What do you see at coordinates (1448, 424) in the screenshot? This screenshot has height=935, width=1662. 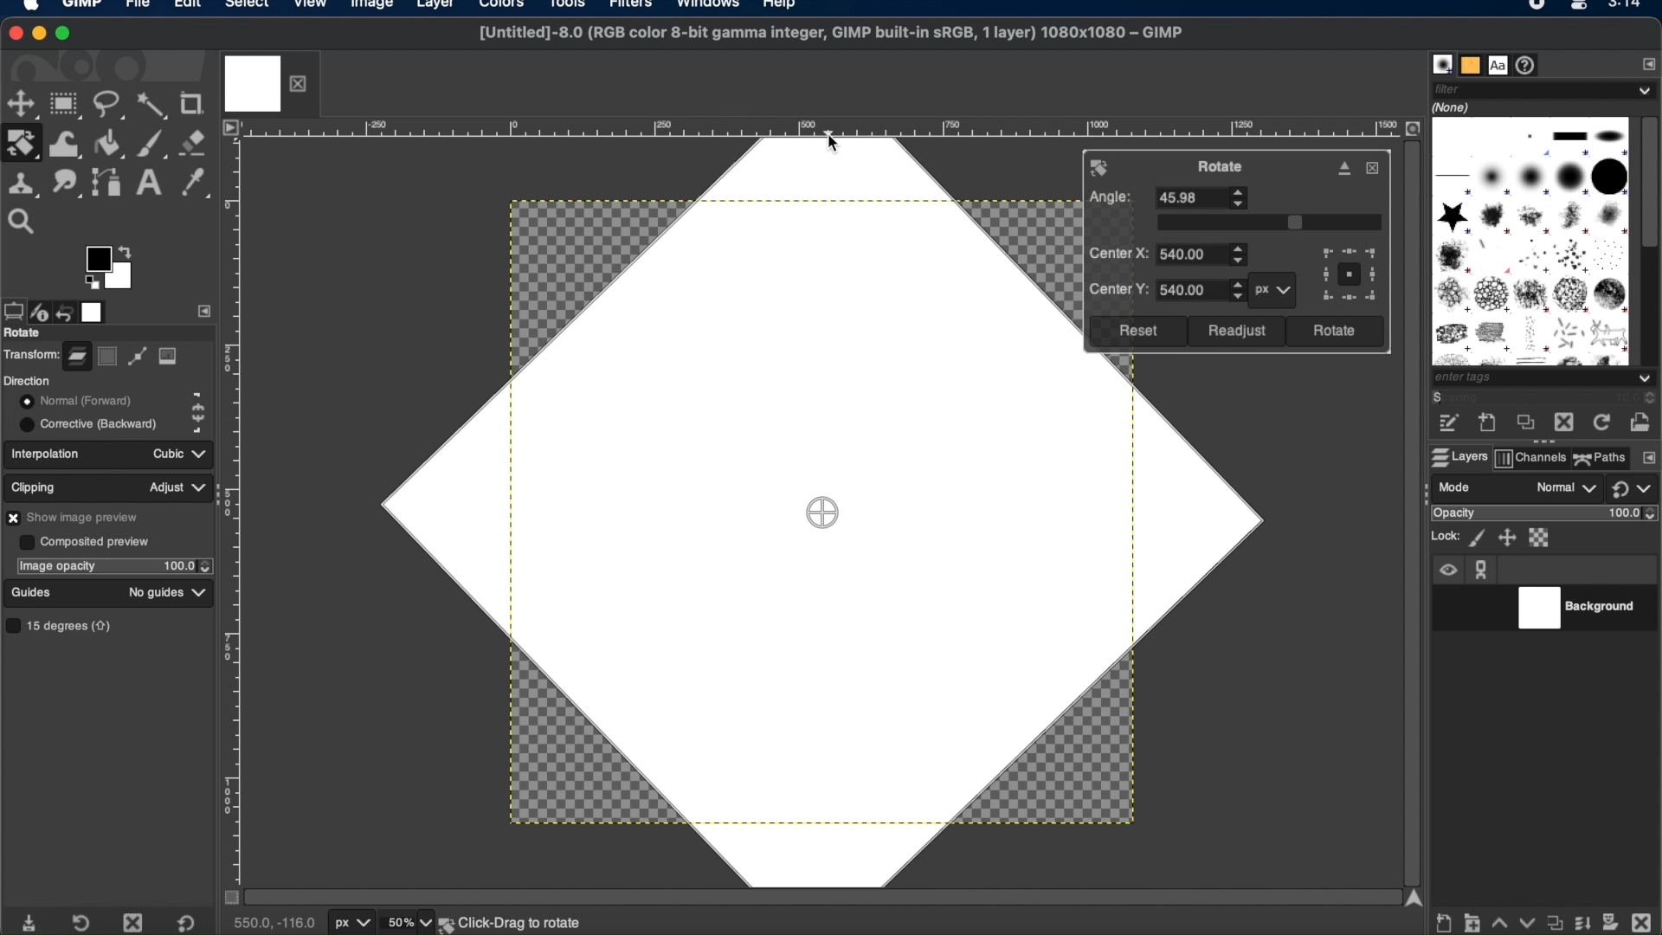 I see `edit this brush` at bounding box center [1448, 424].